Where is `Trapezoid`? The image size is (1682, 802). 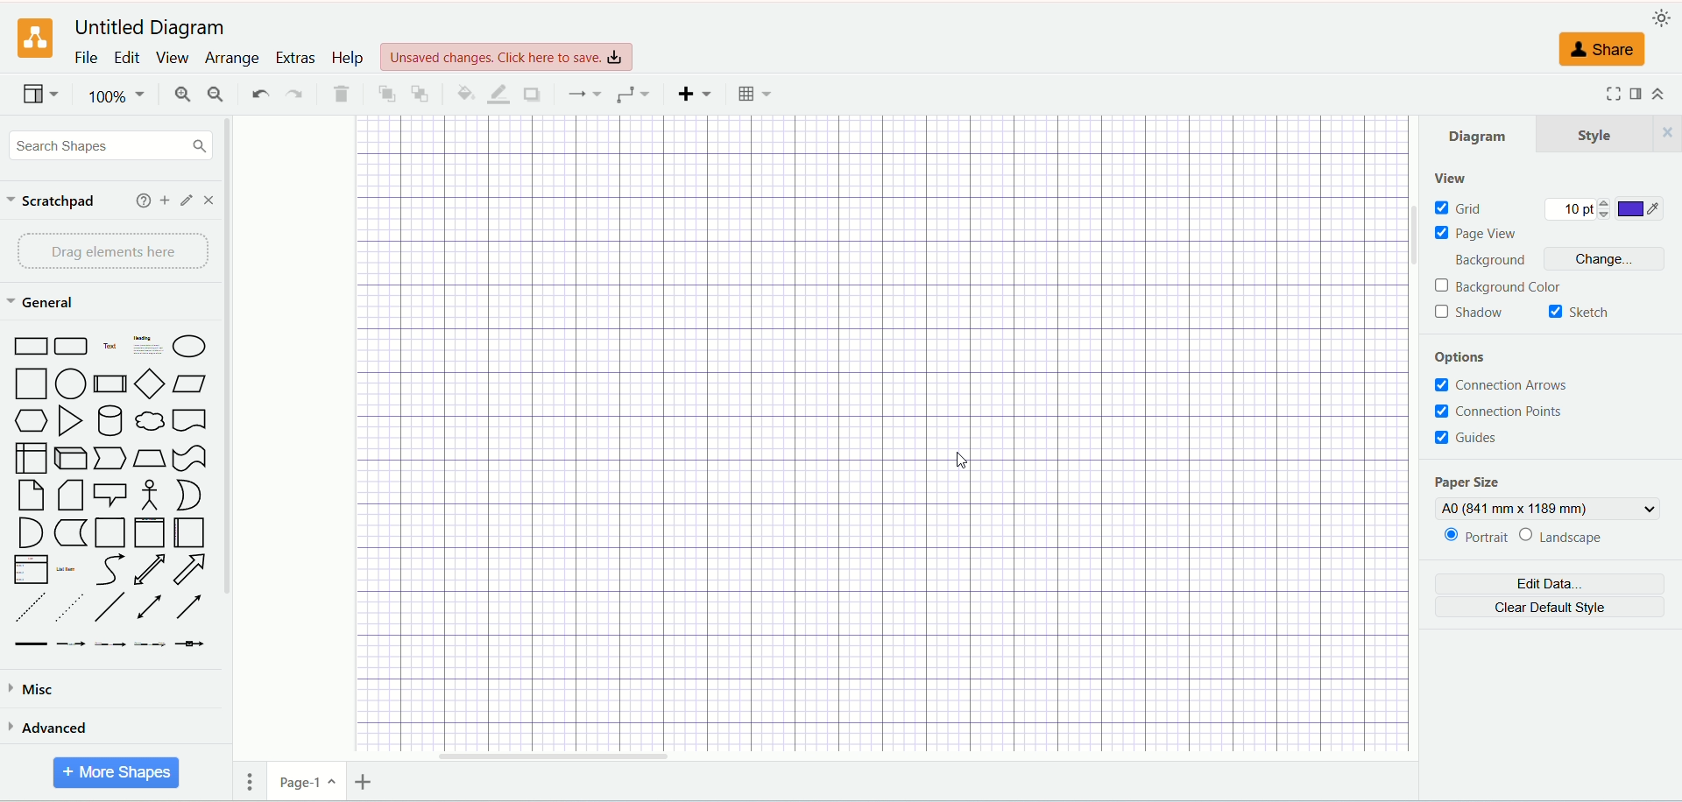
Trapezoid is located at coordinates (149, 459).